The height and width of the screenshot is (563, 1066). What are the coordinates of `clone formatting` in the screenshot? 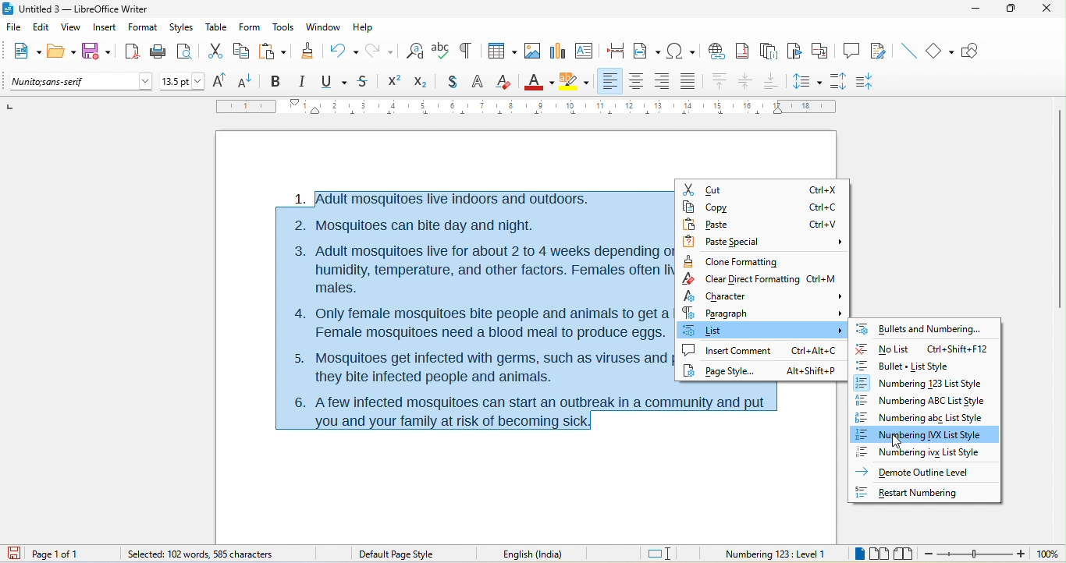 It's located at (733, 260).